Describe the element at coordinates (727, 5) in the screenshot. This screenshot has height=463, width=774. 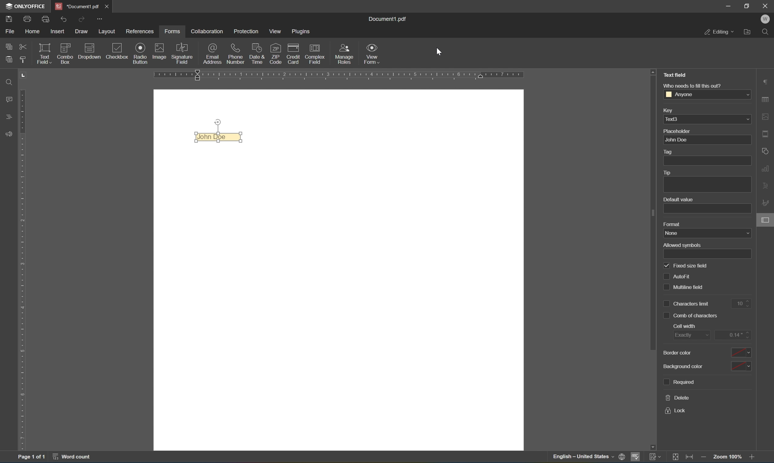
I see `minimize` at that location.